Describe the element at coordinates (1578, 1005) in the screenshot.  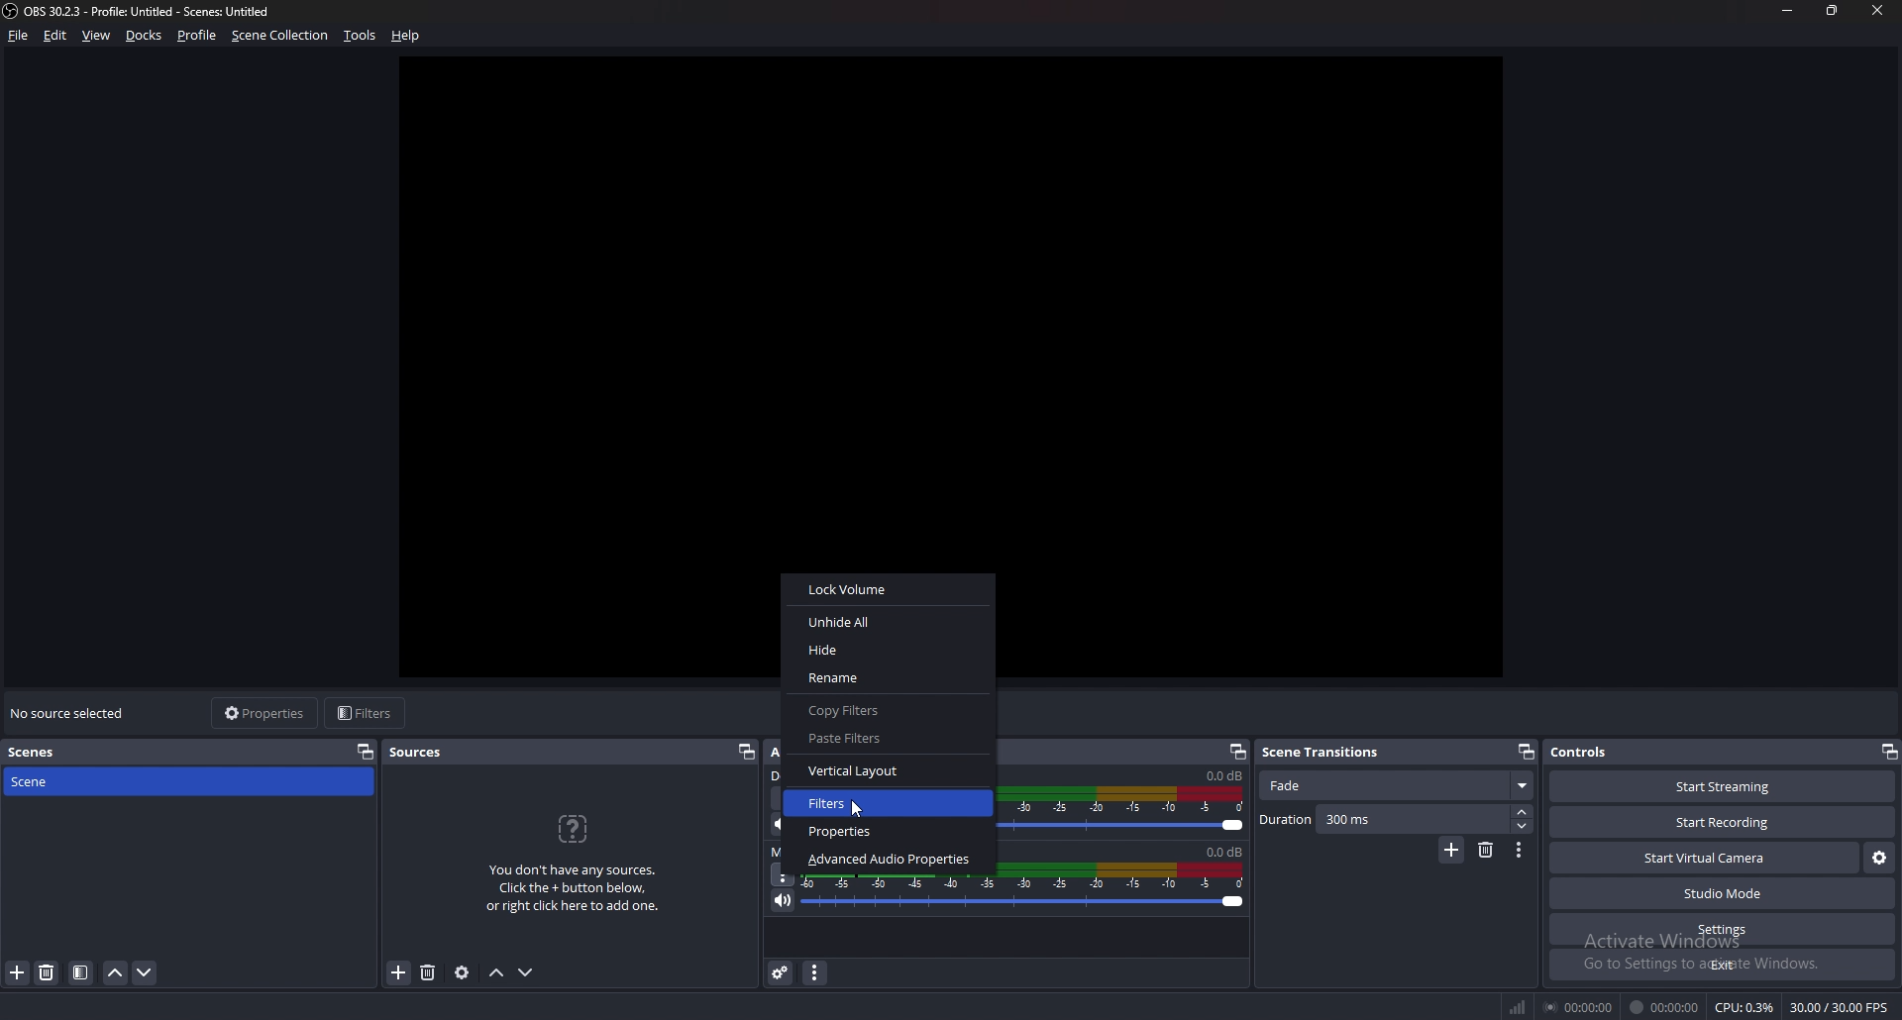
I see `00:00:00` at that location.